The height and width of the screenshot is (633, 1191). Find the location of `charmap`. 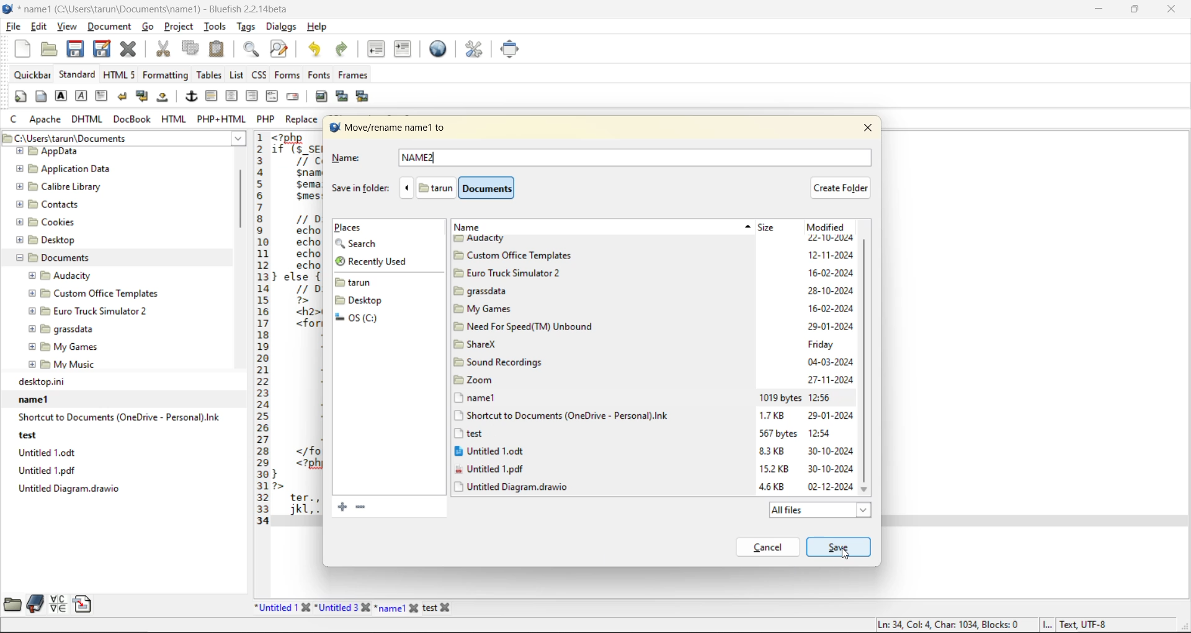

charmap is located at coordinates (58, 604).